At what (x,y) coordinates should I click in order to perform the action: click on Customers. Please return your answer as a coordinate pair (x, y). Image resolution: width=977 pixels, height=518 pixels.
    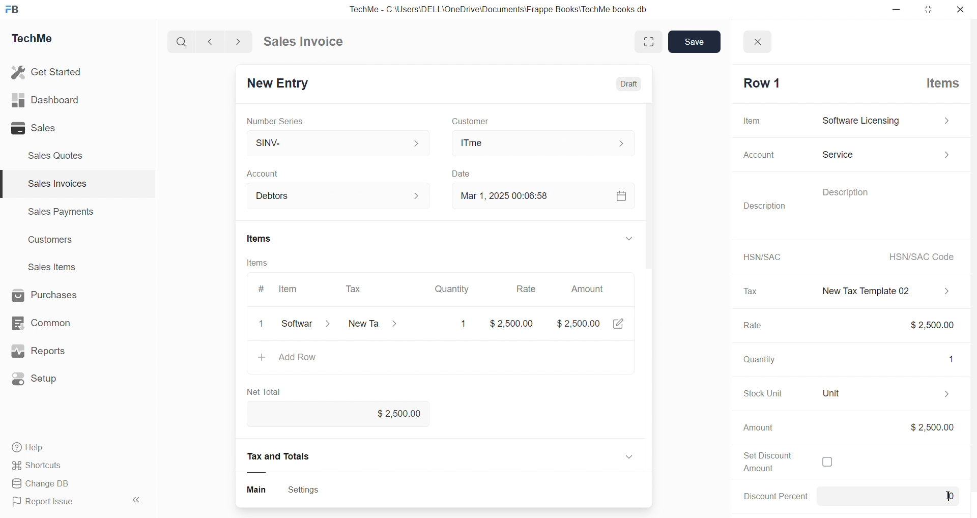
    Looking at the image, I should click on (56, 242).